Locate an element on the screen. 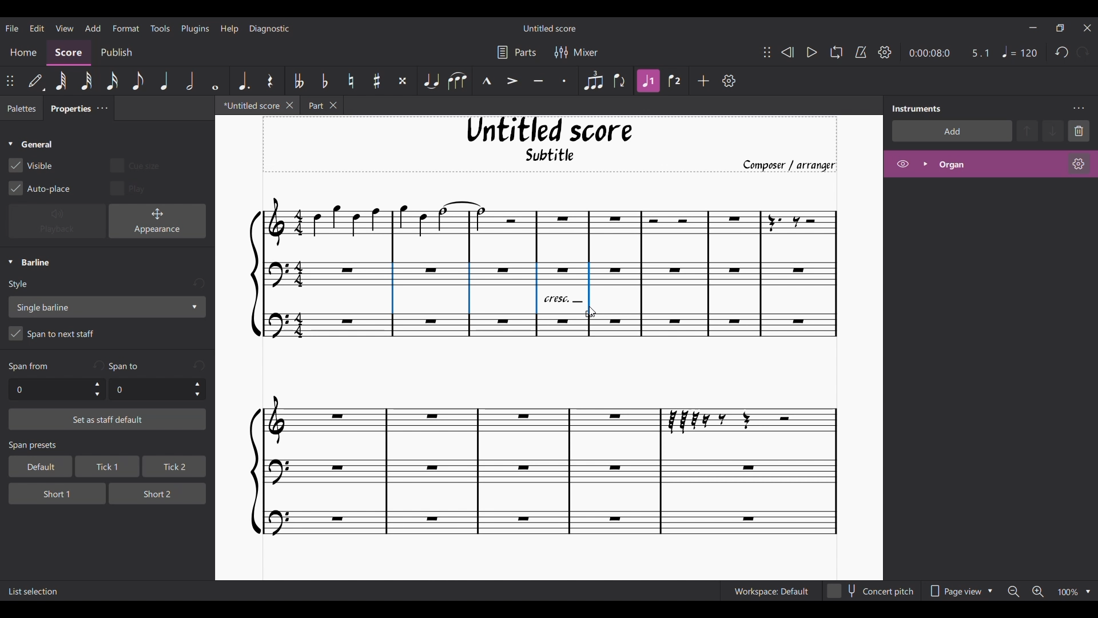  Rest is located at coordinates (270, 81).